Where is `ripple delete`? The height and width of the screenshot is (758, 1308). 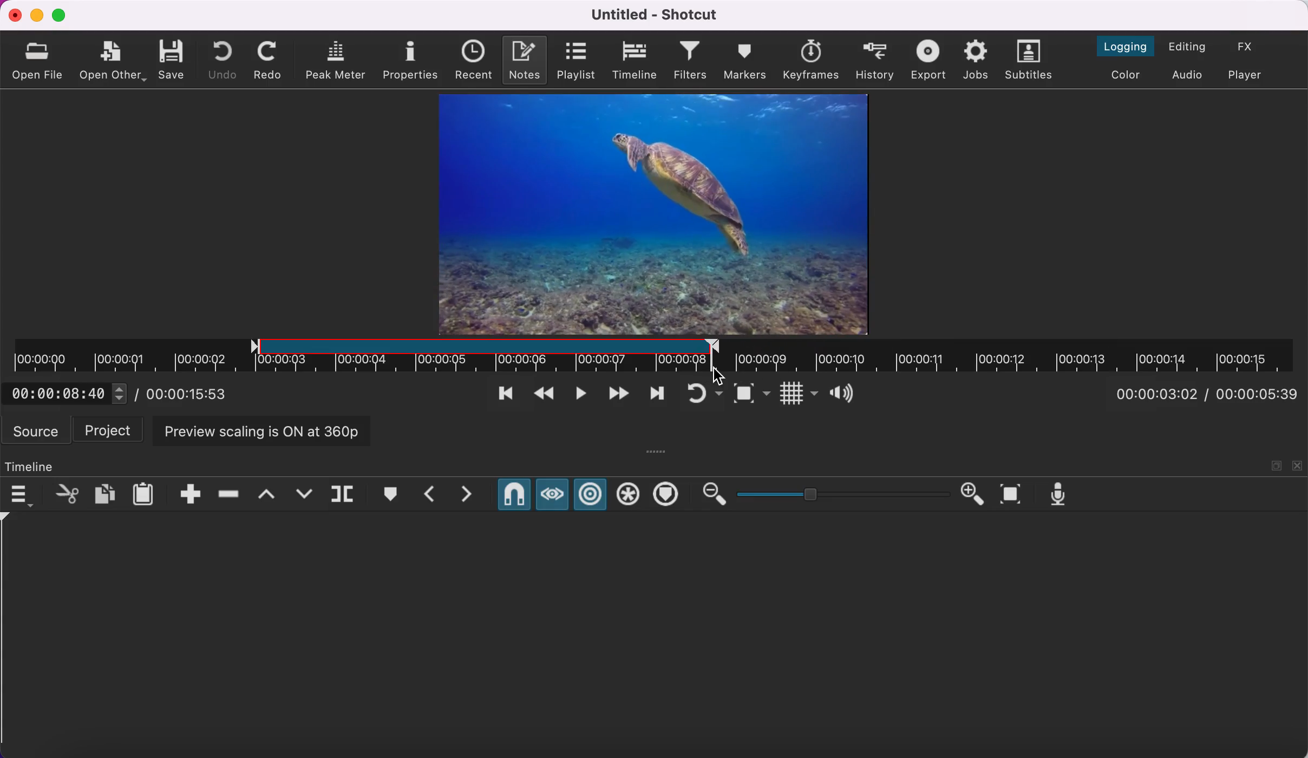 ripple delete is located at coordinates (227, 495).